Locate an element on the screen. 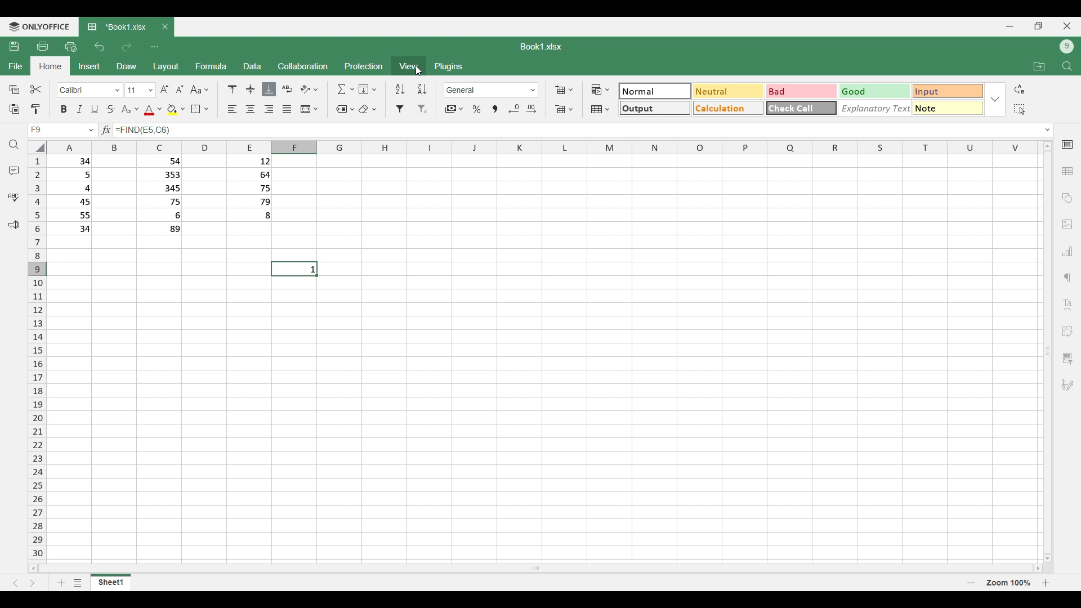 The image size is (1081, 608). Next is located at coordinates (34, 583).